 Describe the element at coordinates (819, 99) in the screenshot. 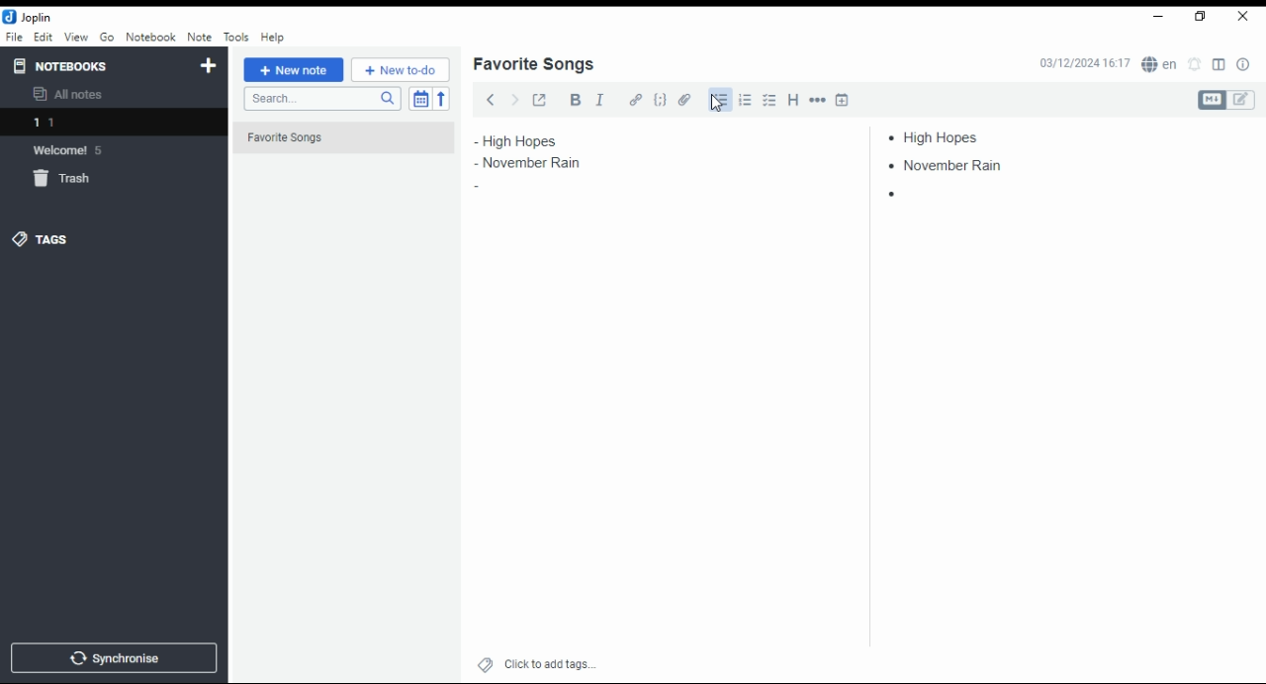

I see `horizontal rule` at that location.